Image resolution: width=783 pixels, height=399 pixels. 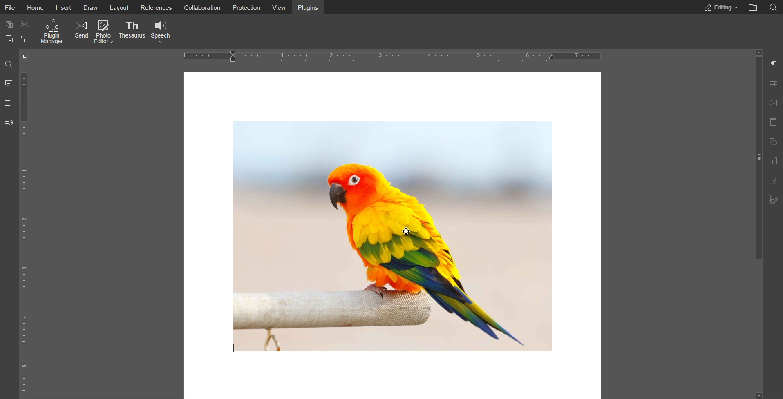 I want to click on Plugins, so click(x=309, y=7).